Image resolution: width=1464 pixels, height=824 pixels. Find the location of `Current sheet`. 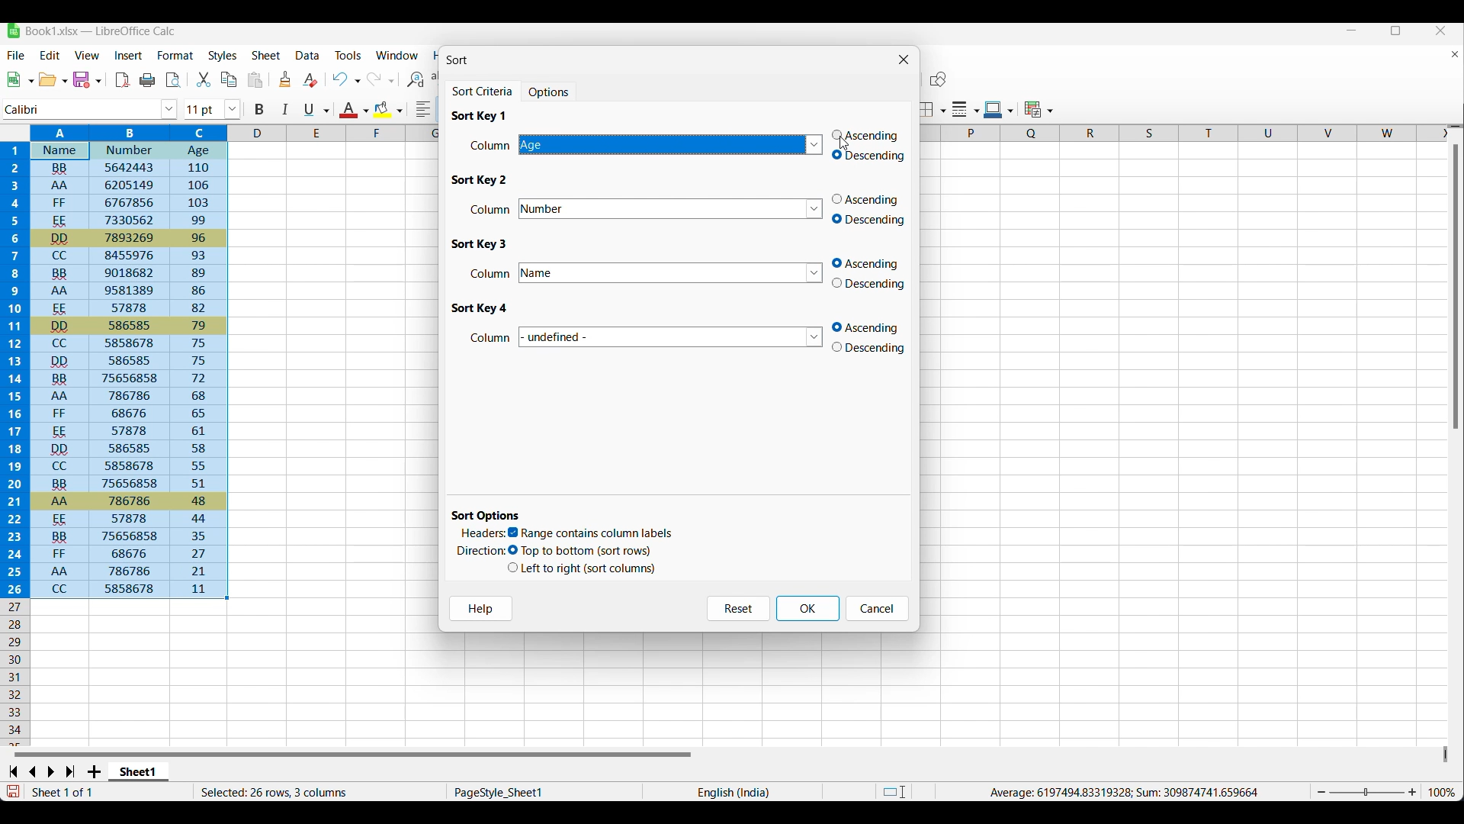

Current sheet is located at coordinates (139, 772).